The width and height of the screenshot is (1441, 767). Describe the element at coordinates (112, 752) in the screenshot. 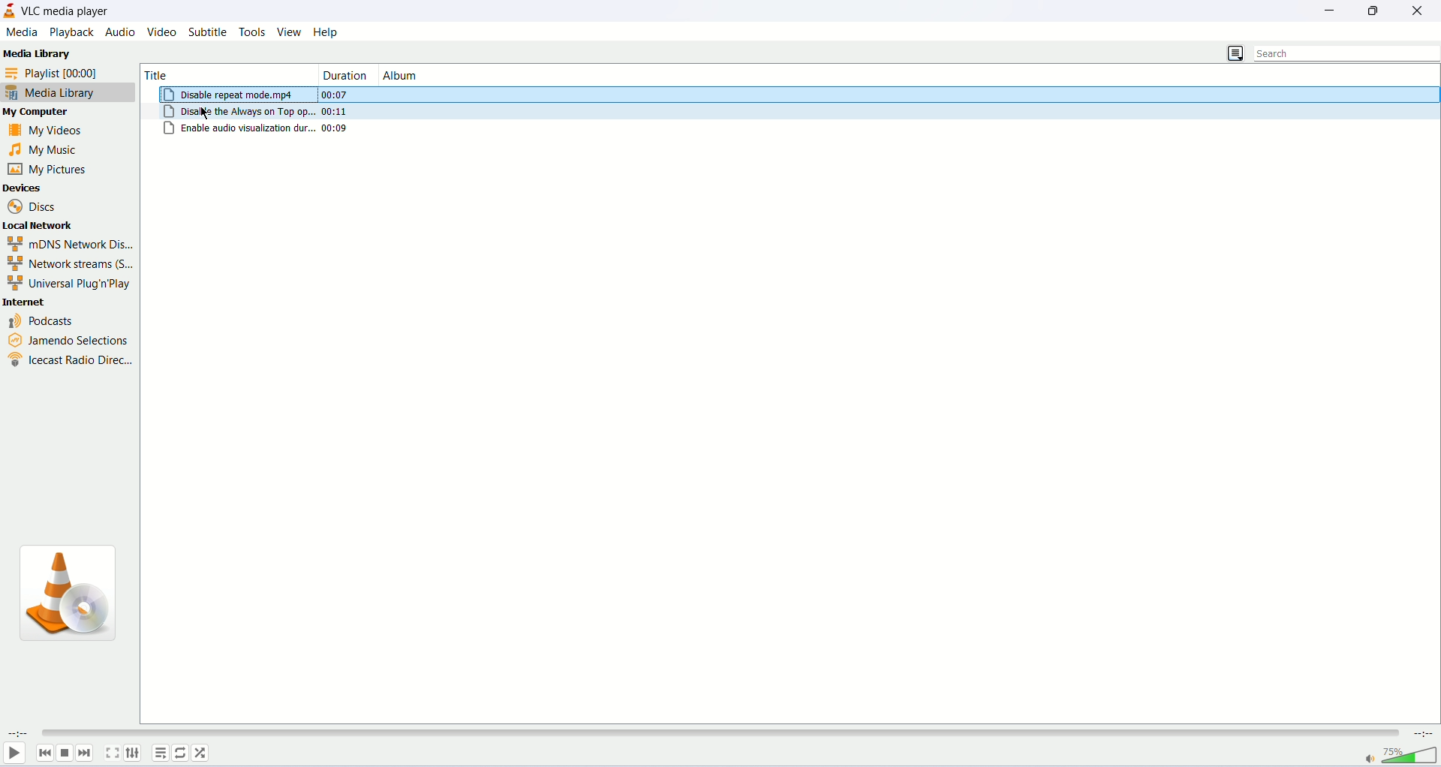

I see `fullscreen` at that location.